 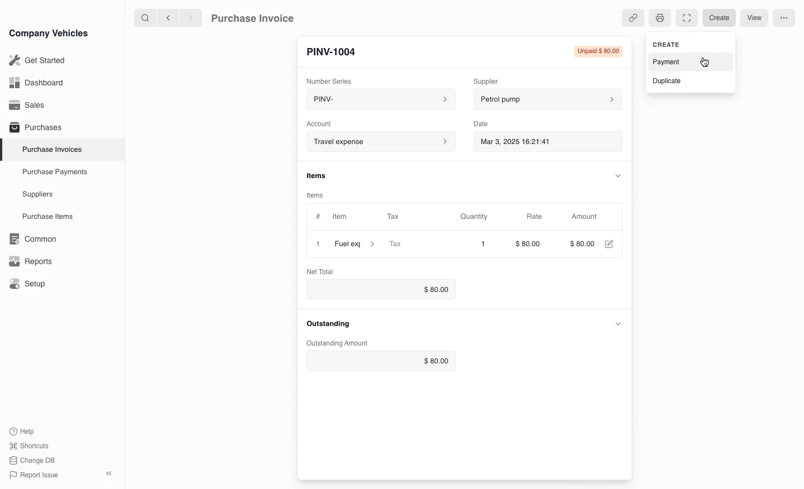 I want to click on Supplier, so click(x=494, y=80).